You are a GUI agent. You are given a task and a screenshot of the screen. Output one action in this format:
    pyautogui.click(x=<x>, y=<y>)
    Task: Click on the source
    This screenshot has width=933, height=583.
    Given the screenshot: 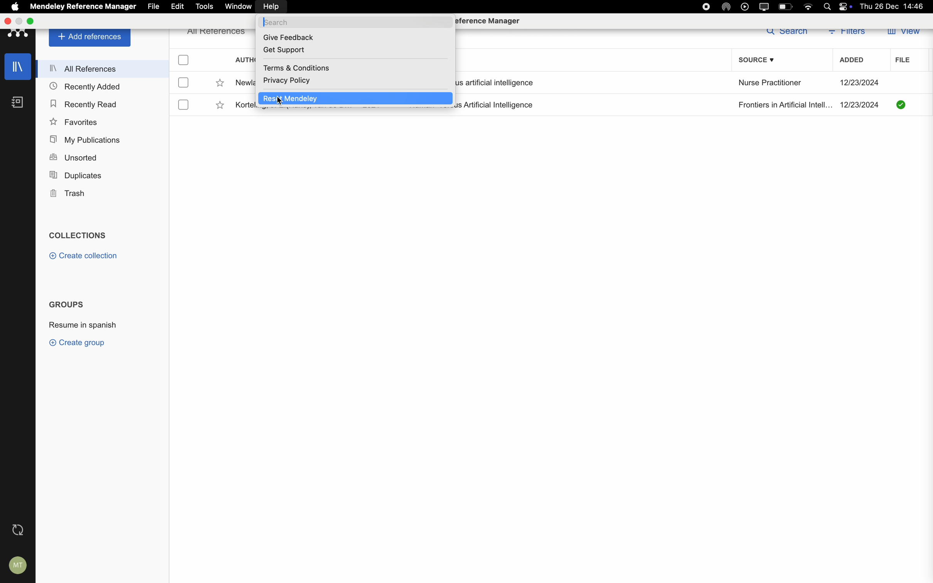 What is the action you would take?
    pyautogui.click(x=758, y=62)
    